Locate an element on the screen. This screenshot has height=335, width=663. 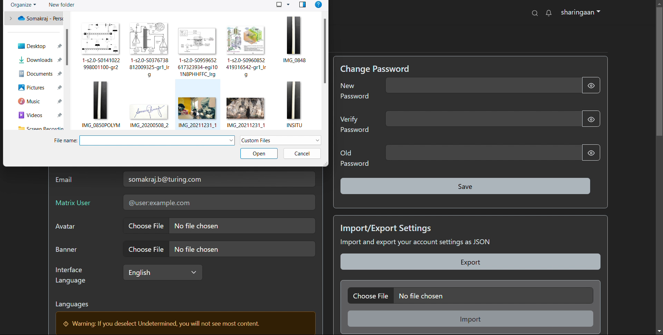
image 8 being selected is located at coordinates (196, 104).